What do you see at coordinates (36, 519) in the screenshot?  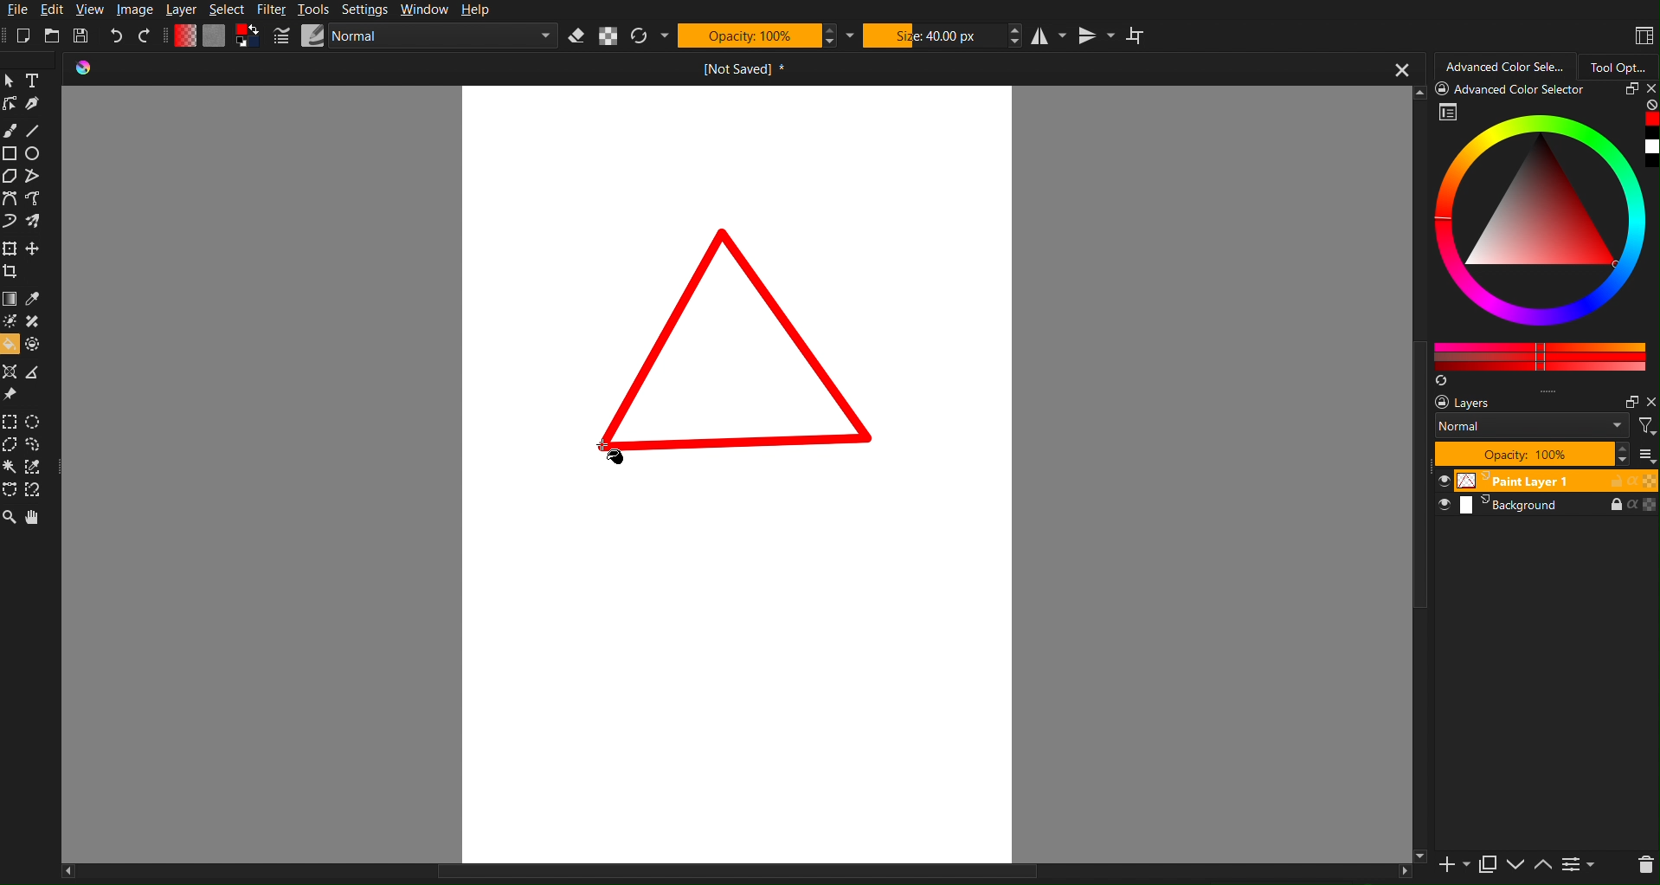 I see `Pan` at bounding box center [36, 519].